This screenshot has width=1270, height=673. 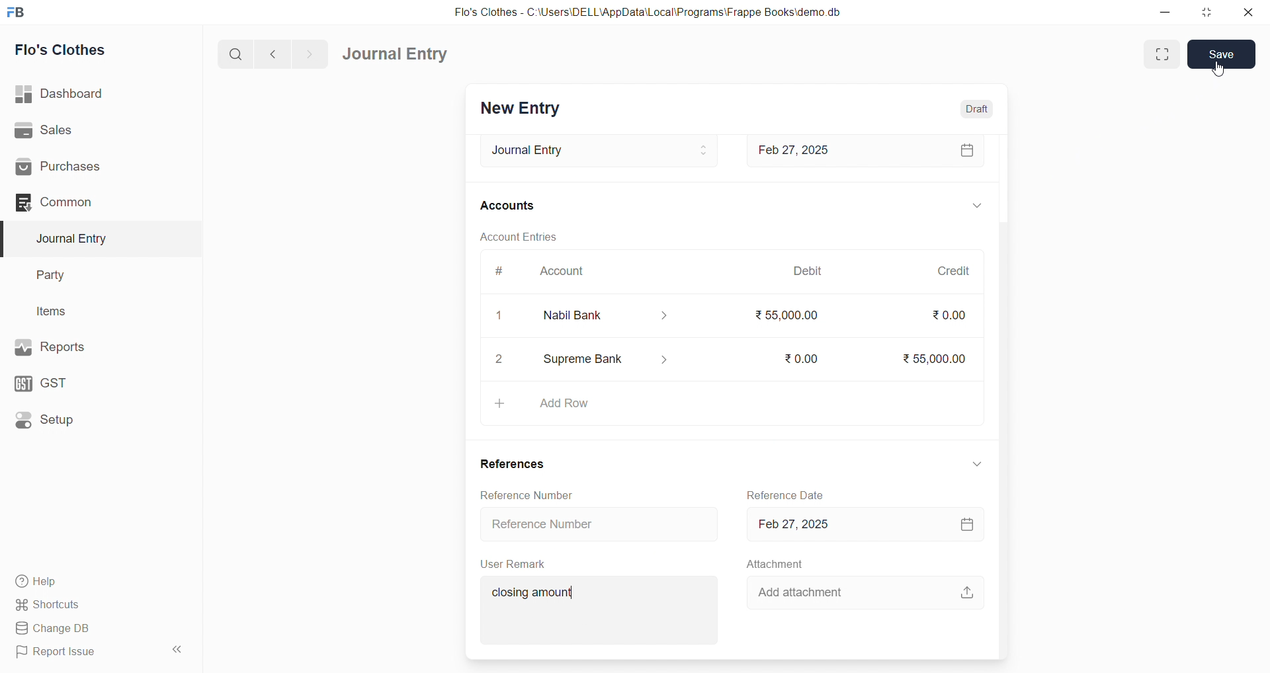 I want to click on VERTICAL SCROLL BAR, so click(x=1001, y=396).